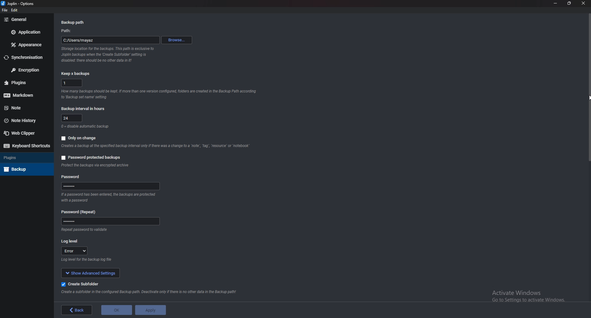 The height and width of the screenshot is (318, 591). What do you see at coordinates (82, 284) in the screenshot?
I see `Create sidebar` at bounding box center [82, 284].